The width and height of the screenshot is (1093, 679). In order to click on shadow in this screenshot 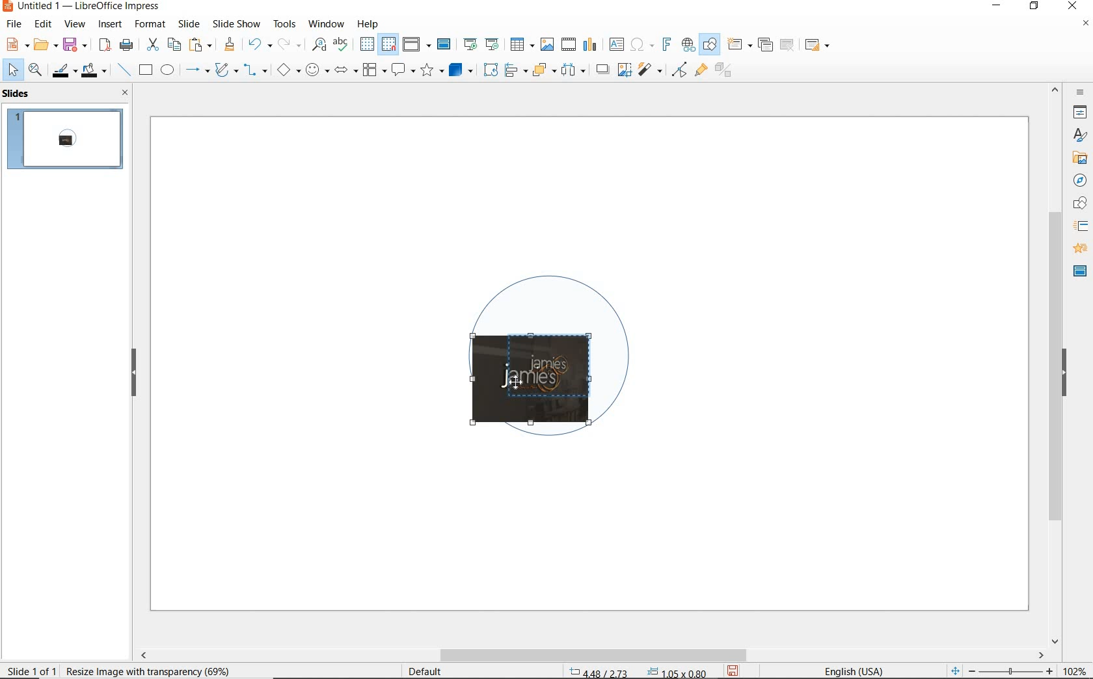, I will do `click(602, 68)`.